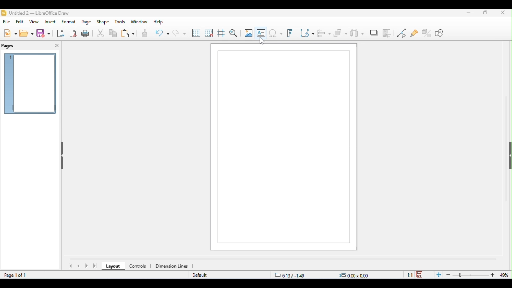  What do you see at coordinates (197, 33) in the screenshot?
I see `display grid` at bounding box center [197, 33].